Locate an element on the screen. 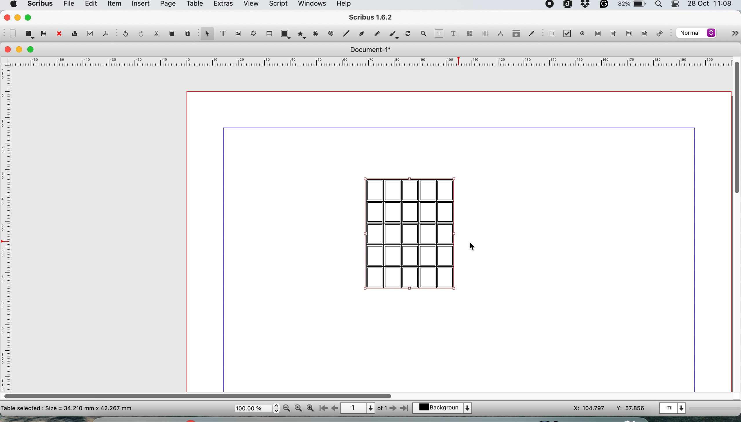  select the current unit is located at coordinates (674, 408).